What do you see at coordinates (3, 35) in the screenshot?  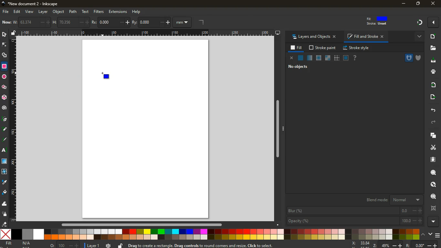 I see `select` at bounding box center [3, 35].